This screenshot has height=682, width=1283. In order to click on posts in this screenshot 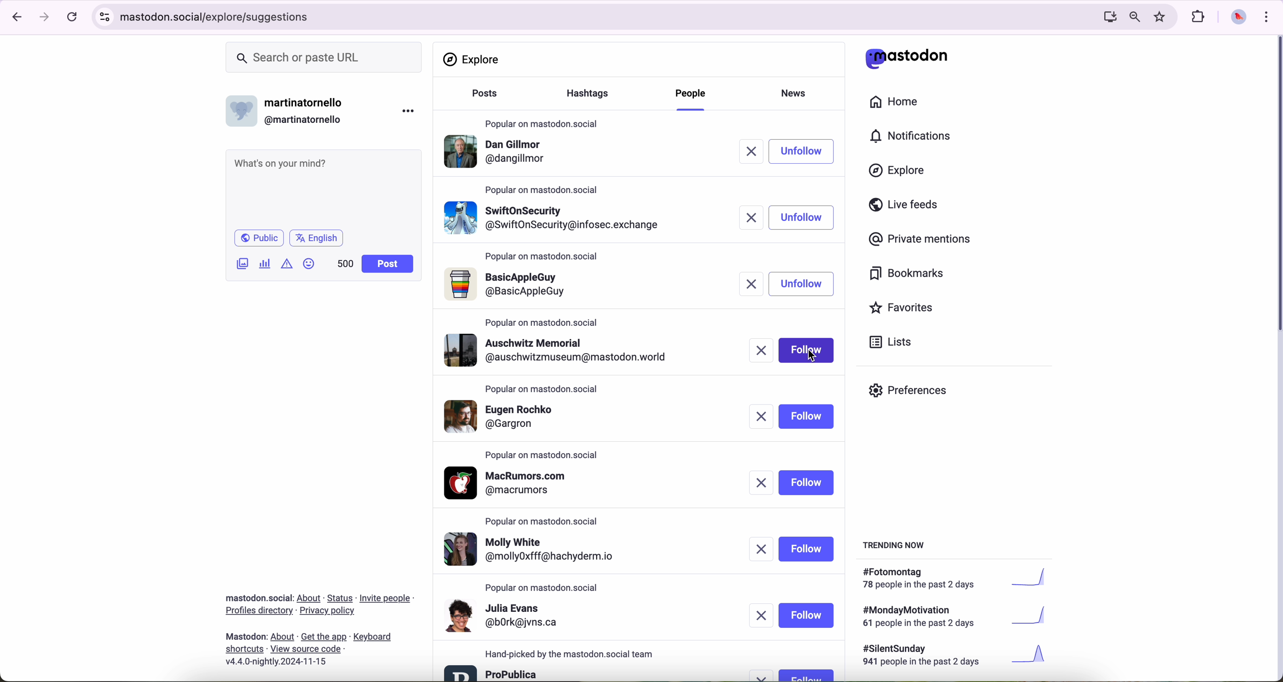, I will do `click(482, 98)`.